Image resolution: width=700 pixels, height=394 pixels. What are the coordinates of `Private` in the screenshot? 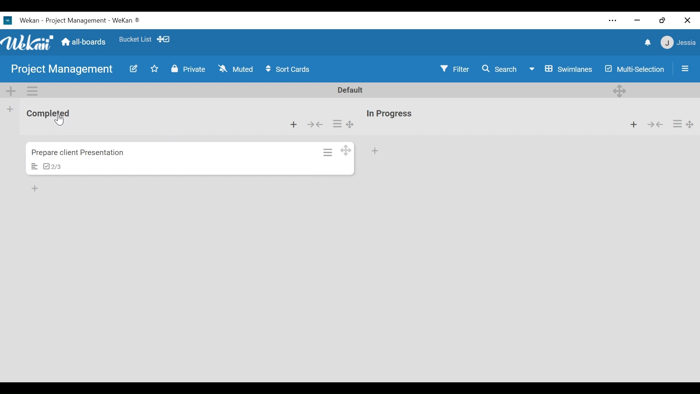 It's located at (188, 69).